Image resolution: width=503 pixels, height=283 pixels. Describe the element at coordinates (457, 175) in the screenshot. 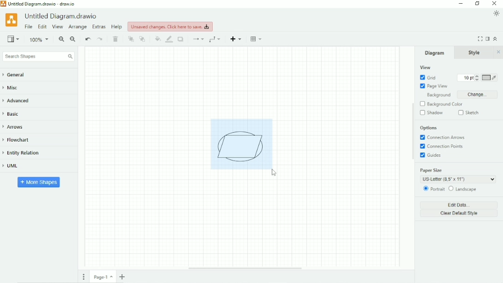

I see `Paper size` at that location.